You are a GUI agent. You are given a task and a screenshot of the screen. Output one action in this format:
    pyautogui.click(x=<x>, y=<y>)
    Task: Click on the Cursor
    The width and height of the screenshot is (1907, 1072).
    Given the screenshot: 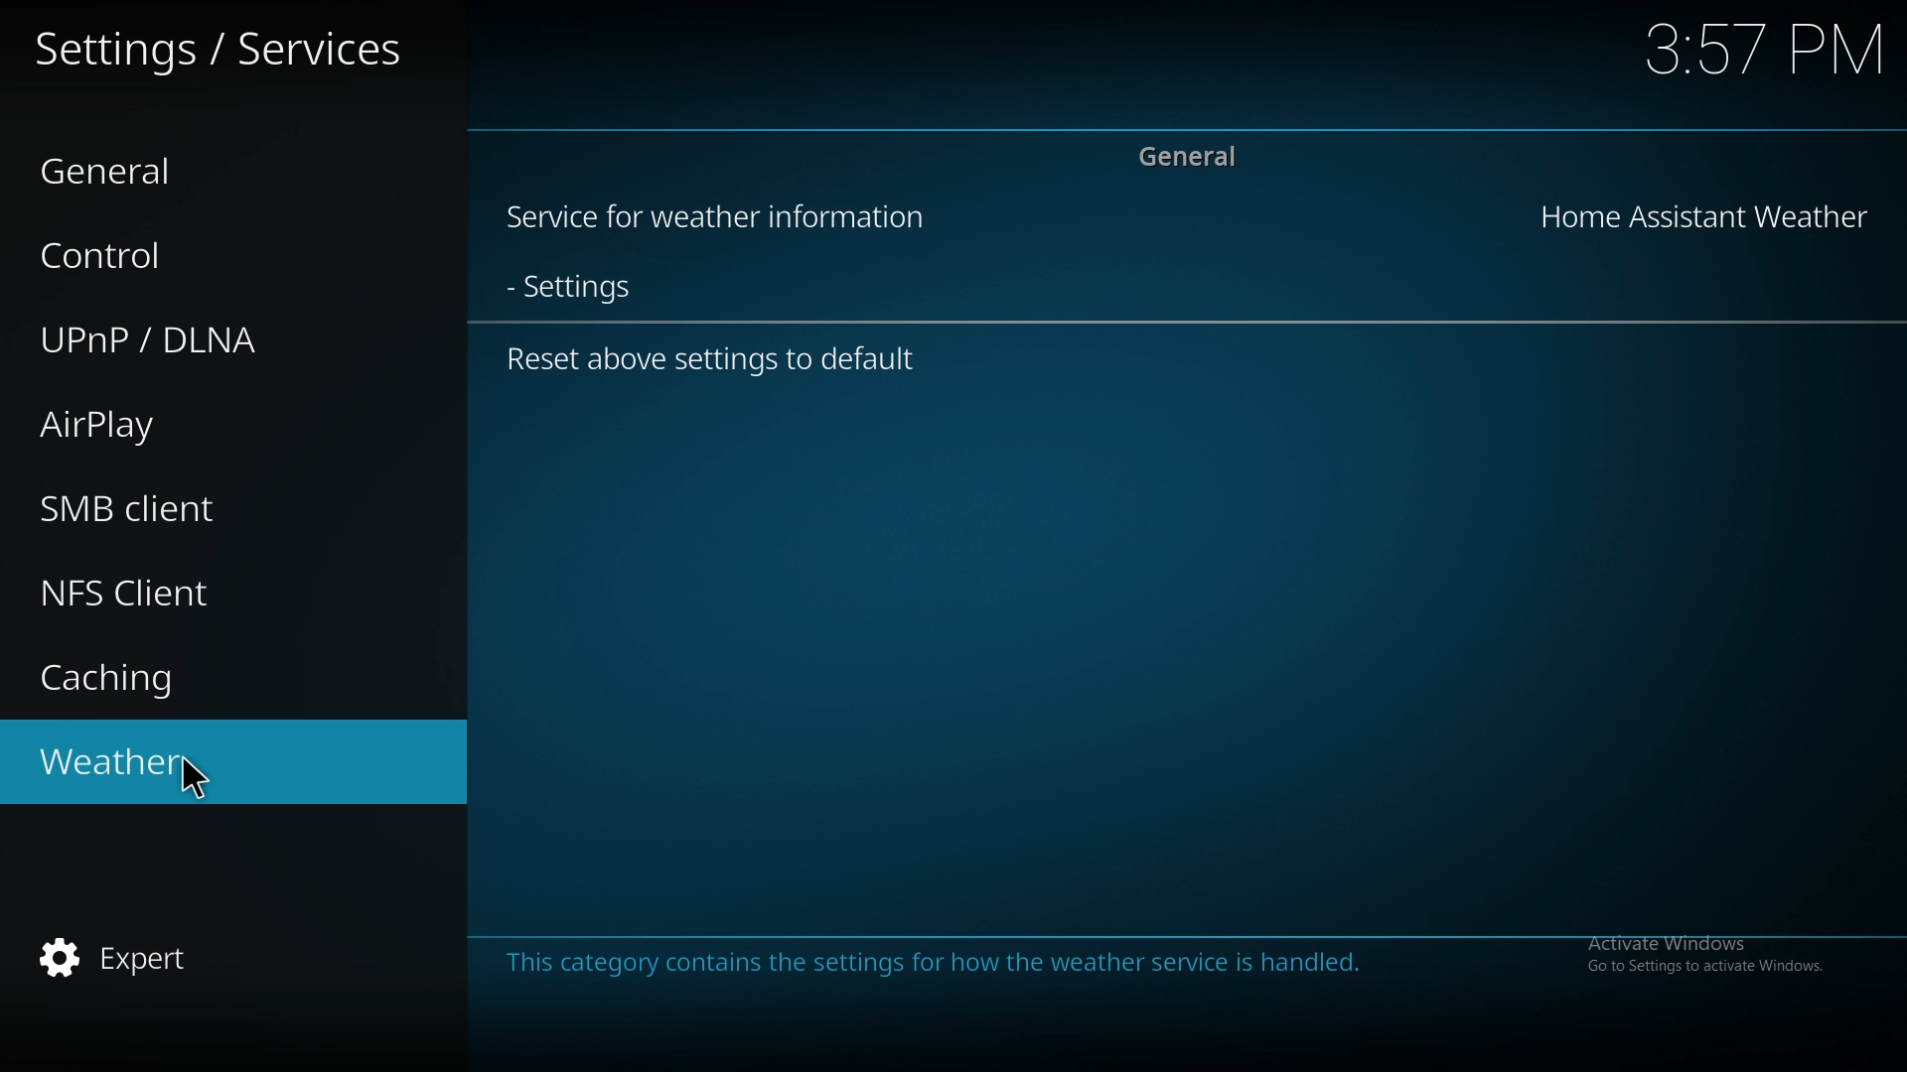 What is the action you would take?
    pyautogui.click(x=203, y=789)
    